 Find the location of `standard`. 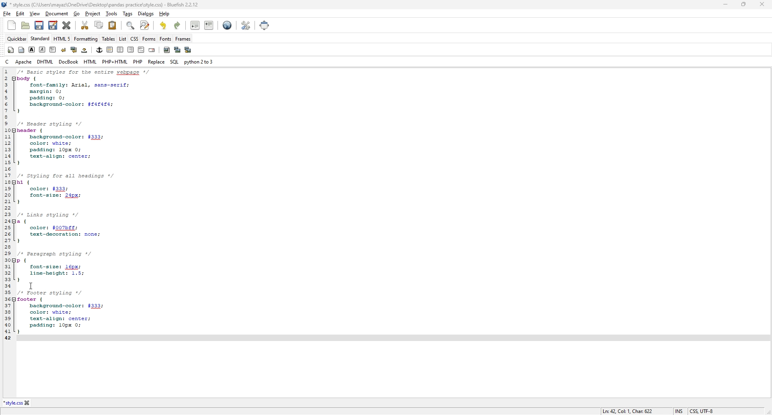

standard is located at coordinates (40, 39).